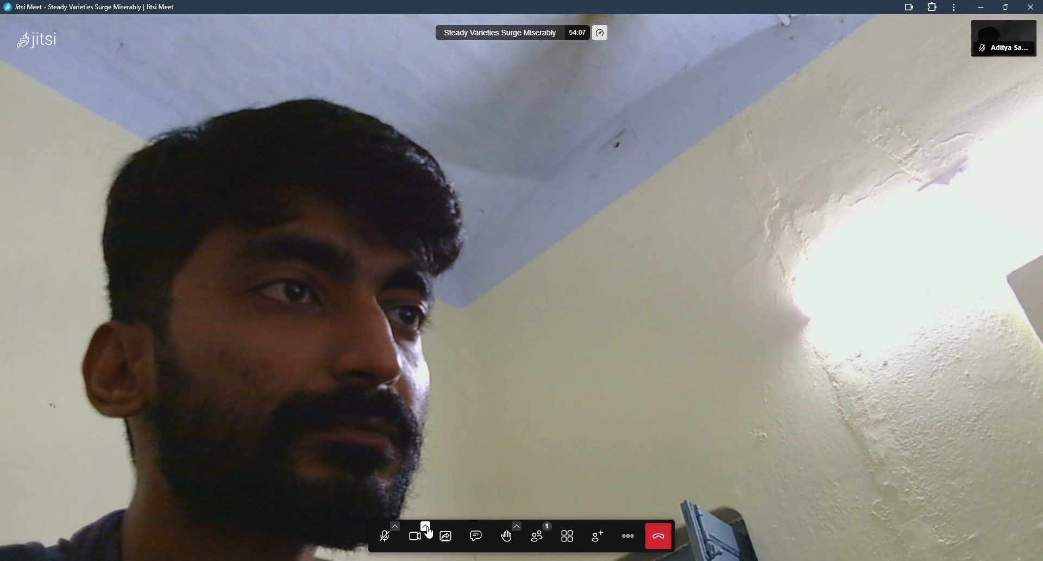 The image size is (1043, 561). Describe the element at coordinates (953, 9) in the screenshot. I see `more` at that location.